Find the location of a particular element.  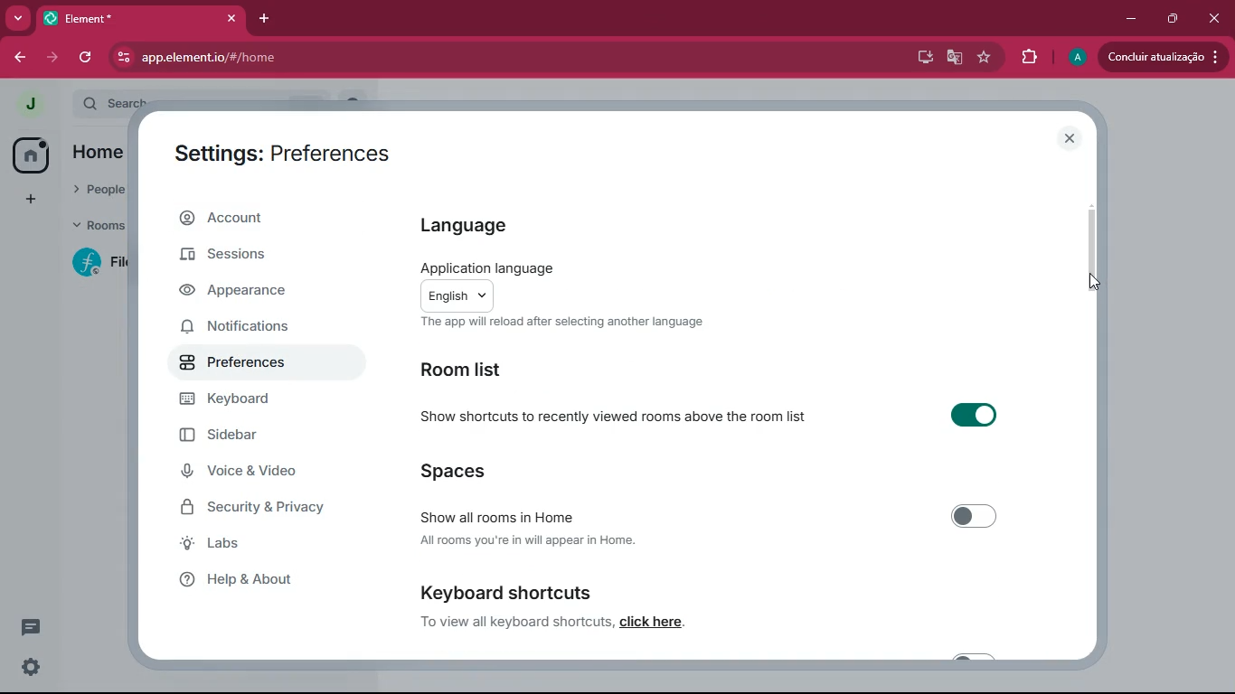

‘All rooms you're in will appear in Home. is located at coordinates (532, 541).